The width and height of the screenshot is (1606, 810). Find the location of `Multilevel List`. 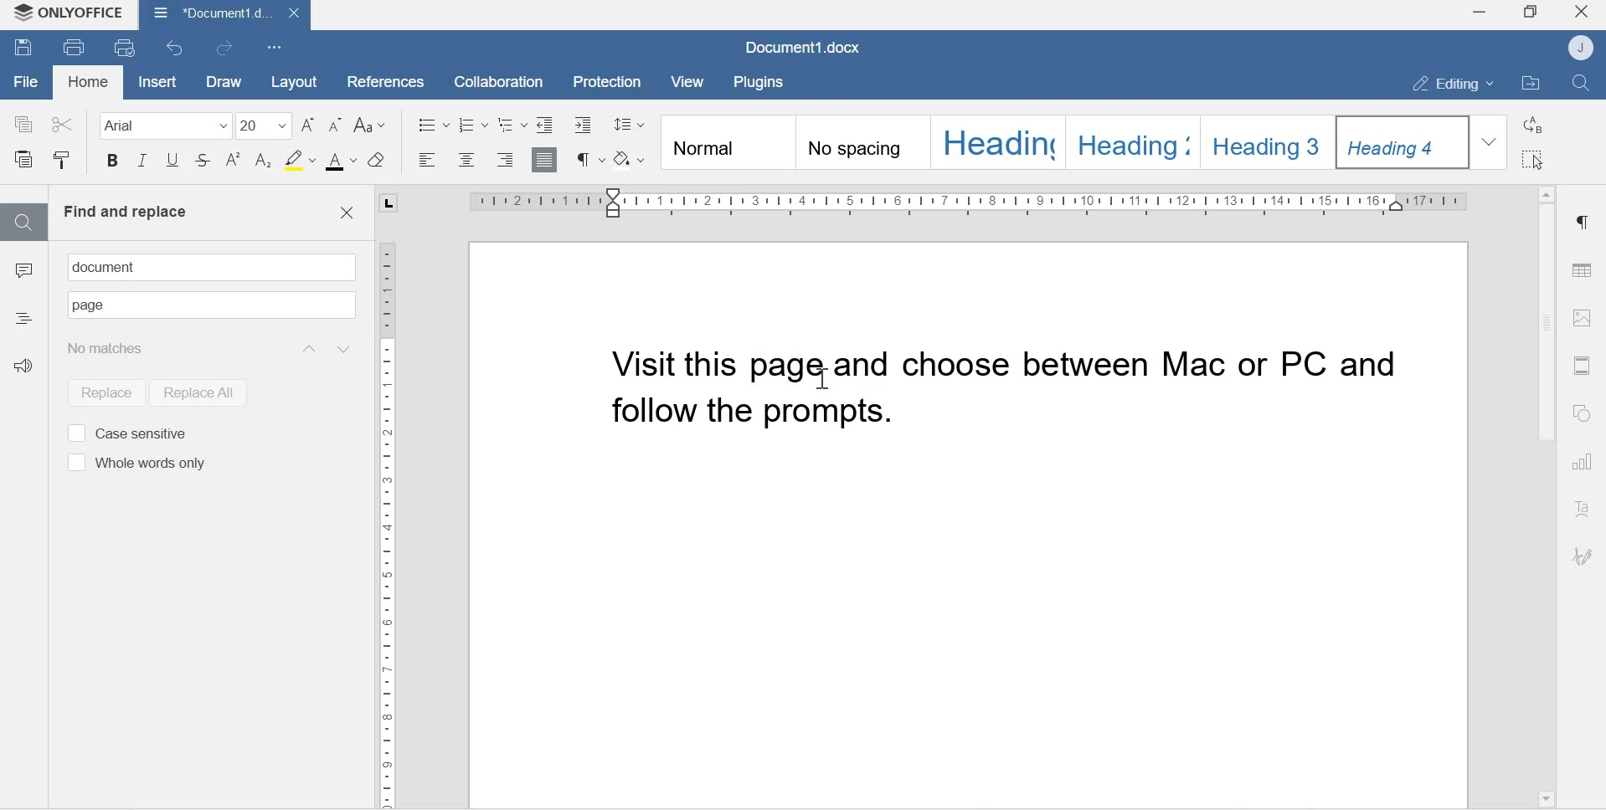

Multilevel List is located at coordinates (512, 124).